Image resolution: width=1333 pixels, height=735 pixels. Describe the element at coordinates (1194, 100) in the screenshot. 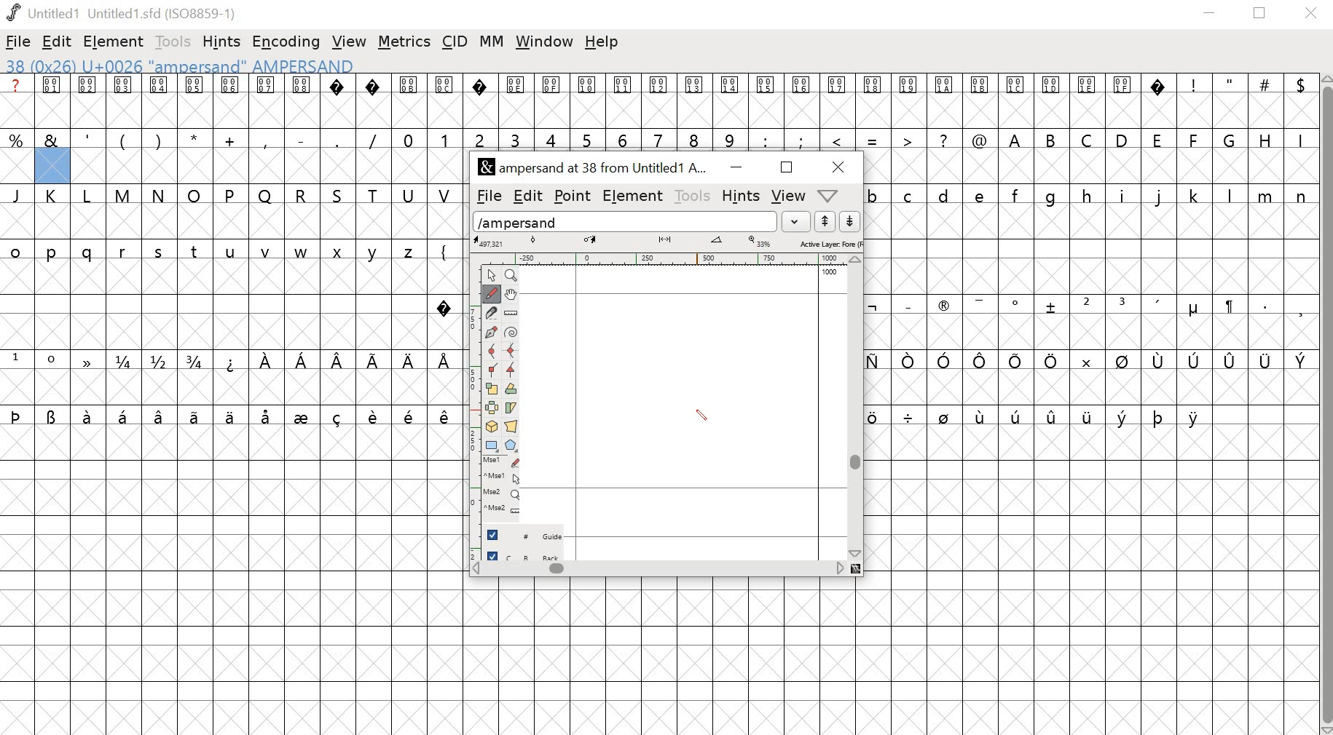

I see `!` at that location.